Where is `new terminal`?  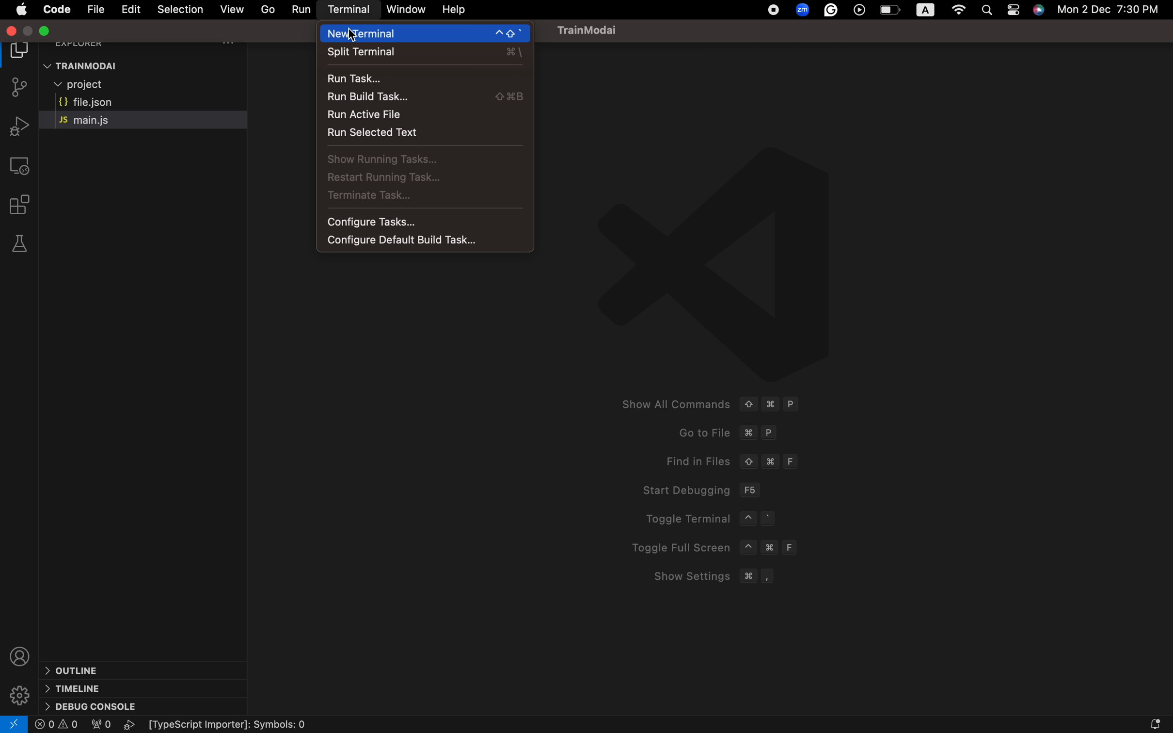
new terminal is located at coordinates (427, 33).